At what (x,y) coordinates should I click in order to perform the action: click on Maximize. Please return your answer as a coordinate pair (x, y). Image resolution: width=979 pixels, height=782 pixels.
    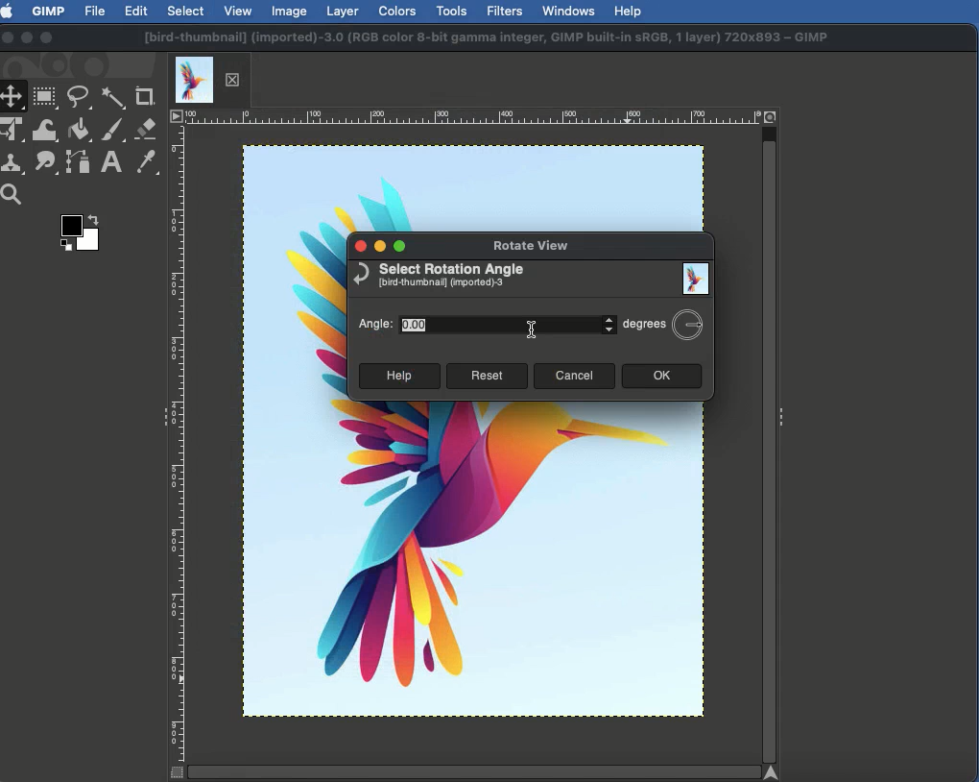
    Looking at the image, I should click on (403, 245).